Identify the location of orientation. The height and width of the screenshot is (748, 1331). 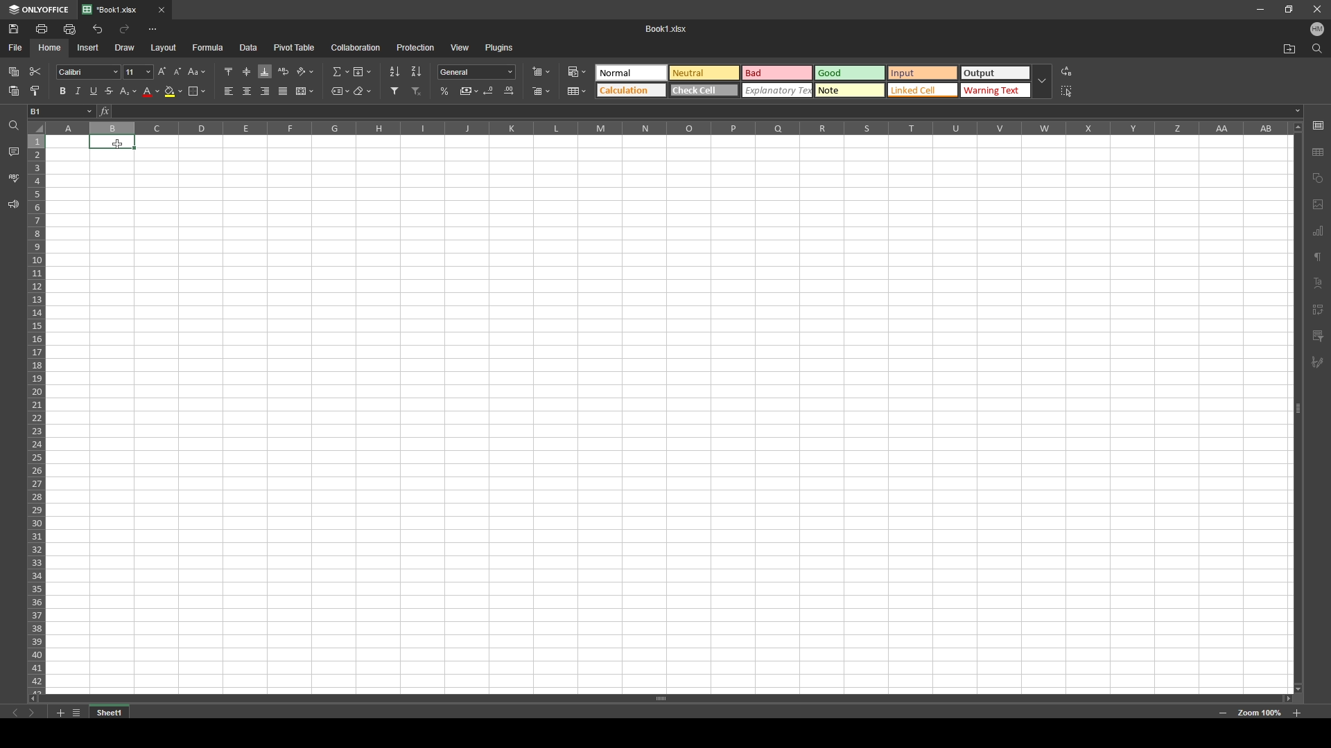
(306, 71).